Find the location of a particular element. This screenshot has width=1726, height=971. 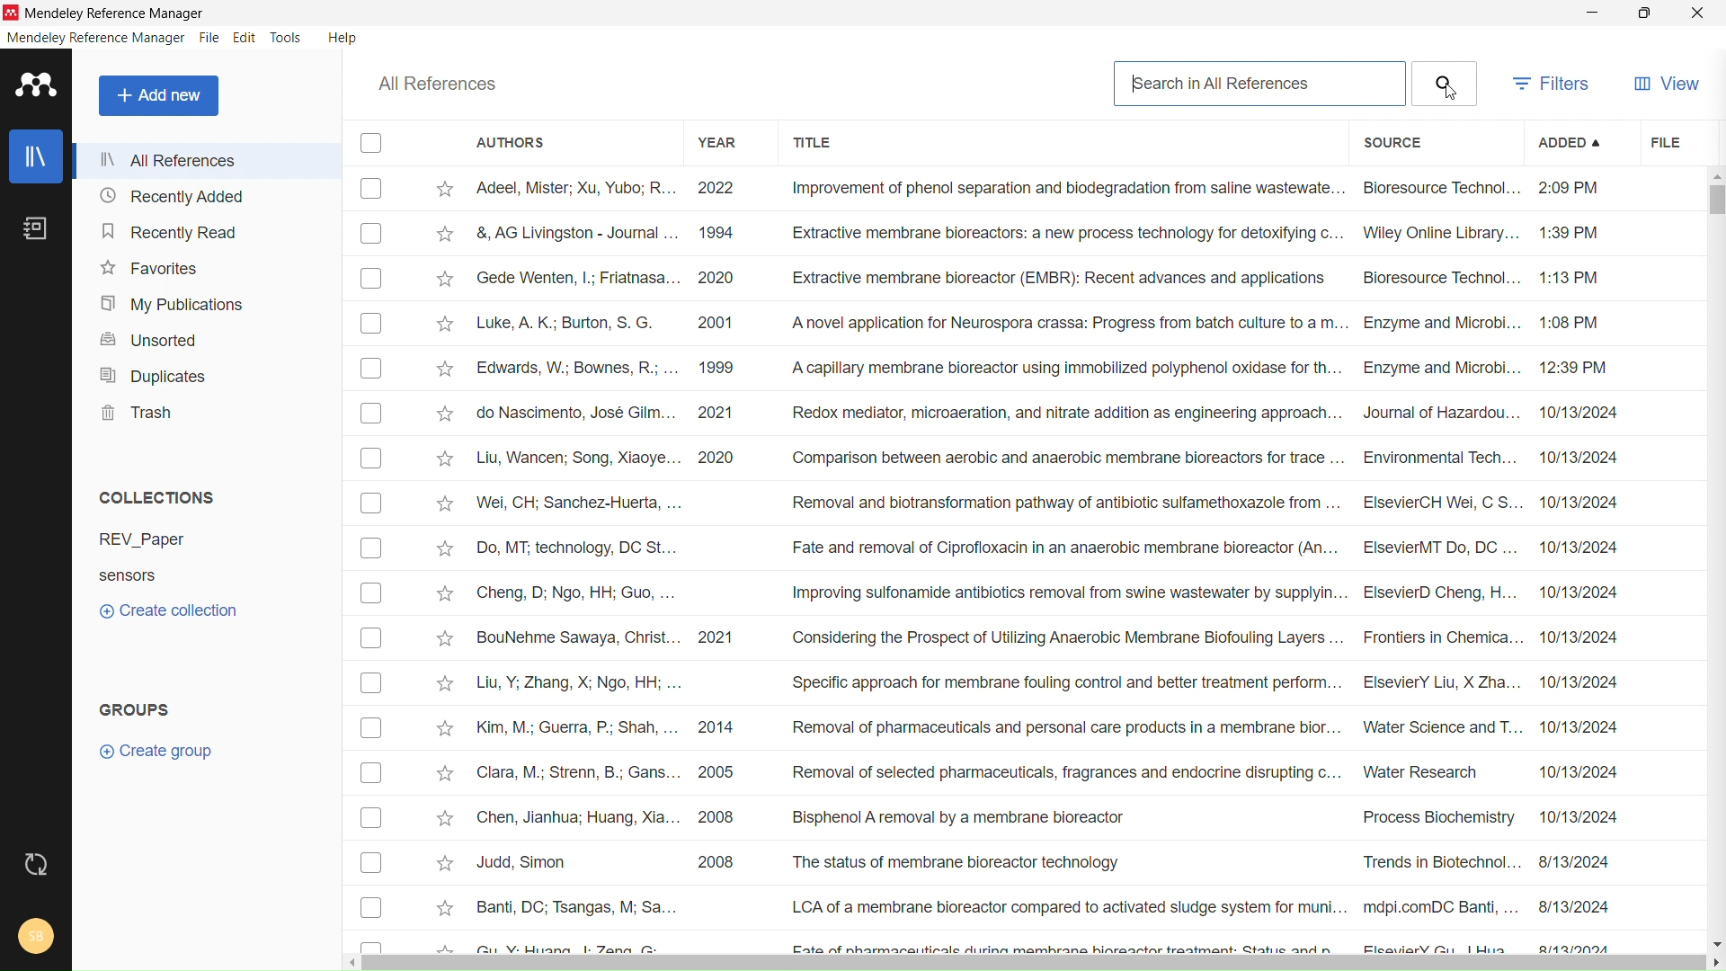

maximize is located at coordinates (1643, 13).